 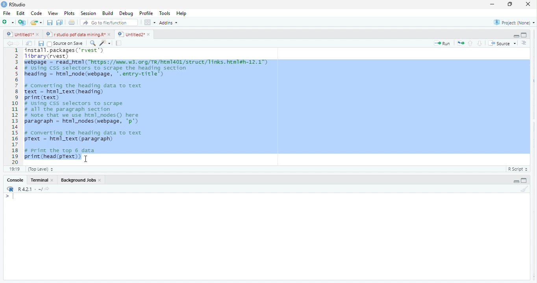 I want to click on Source on Save, so click(x=66, y=44).